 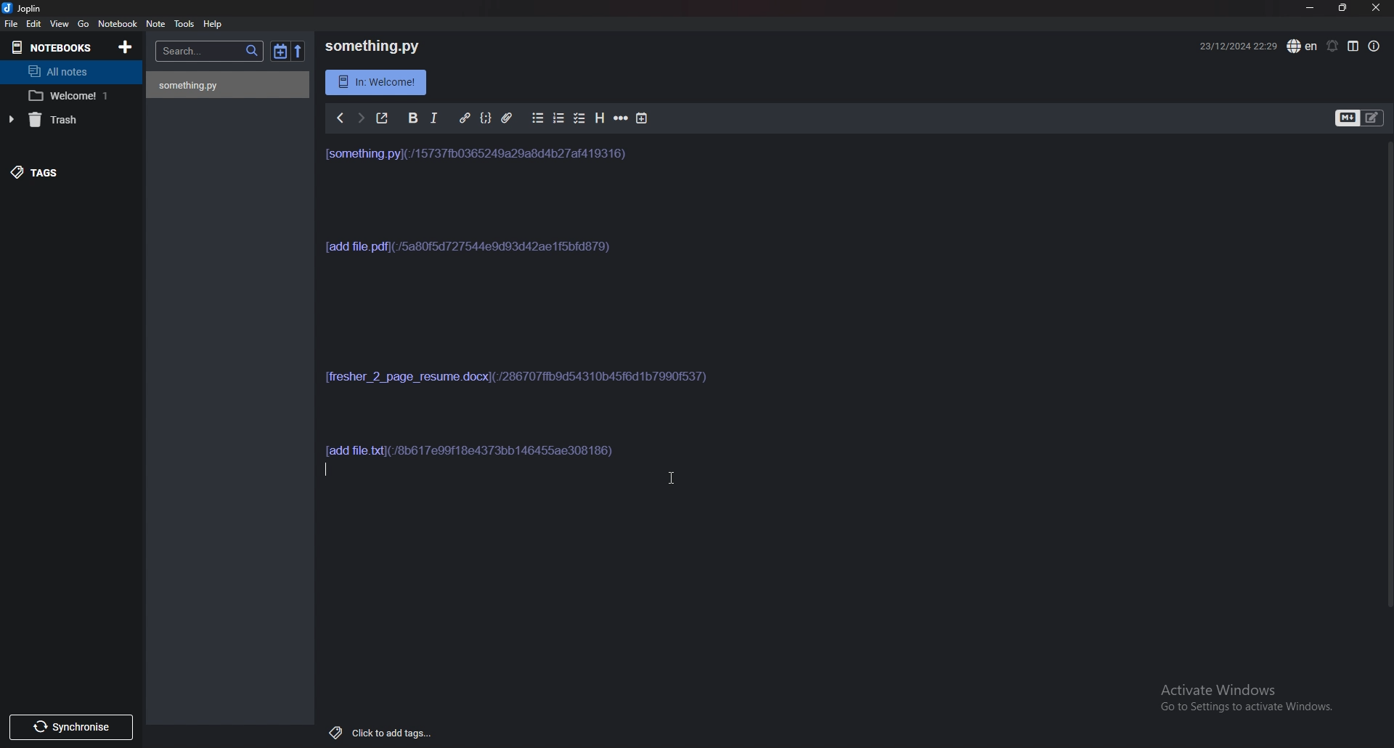 I want to click on Checkbox, so click(x=579, y=119).